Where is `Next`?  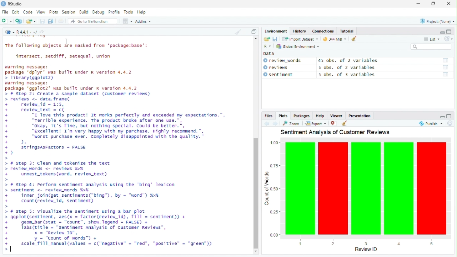
Next is located at coordinates (275, 124).